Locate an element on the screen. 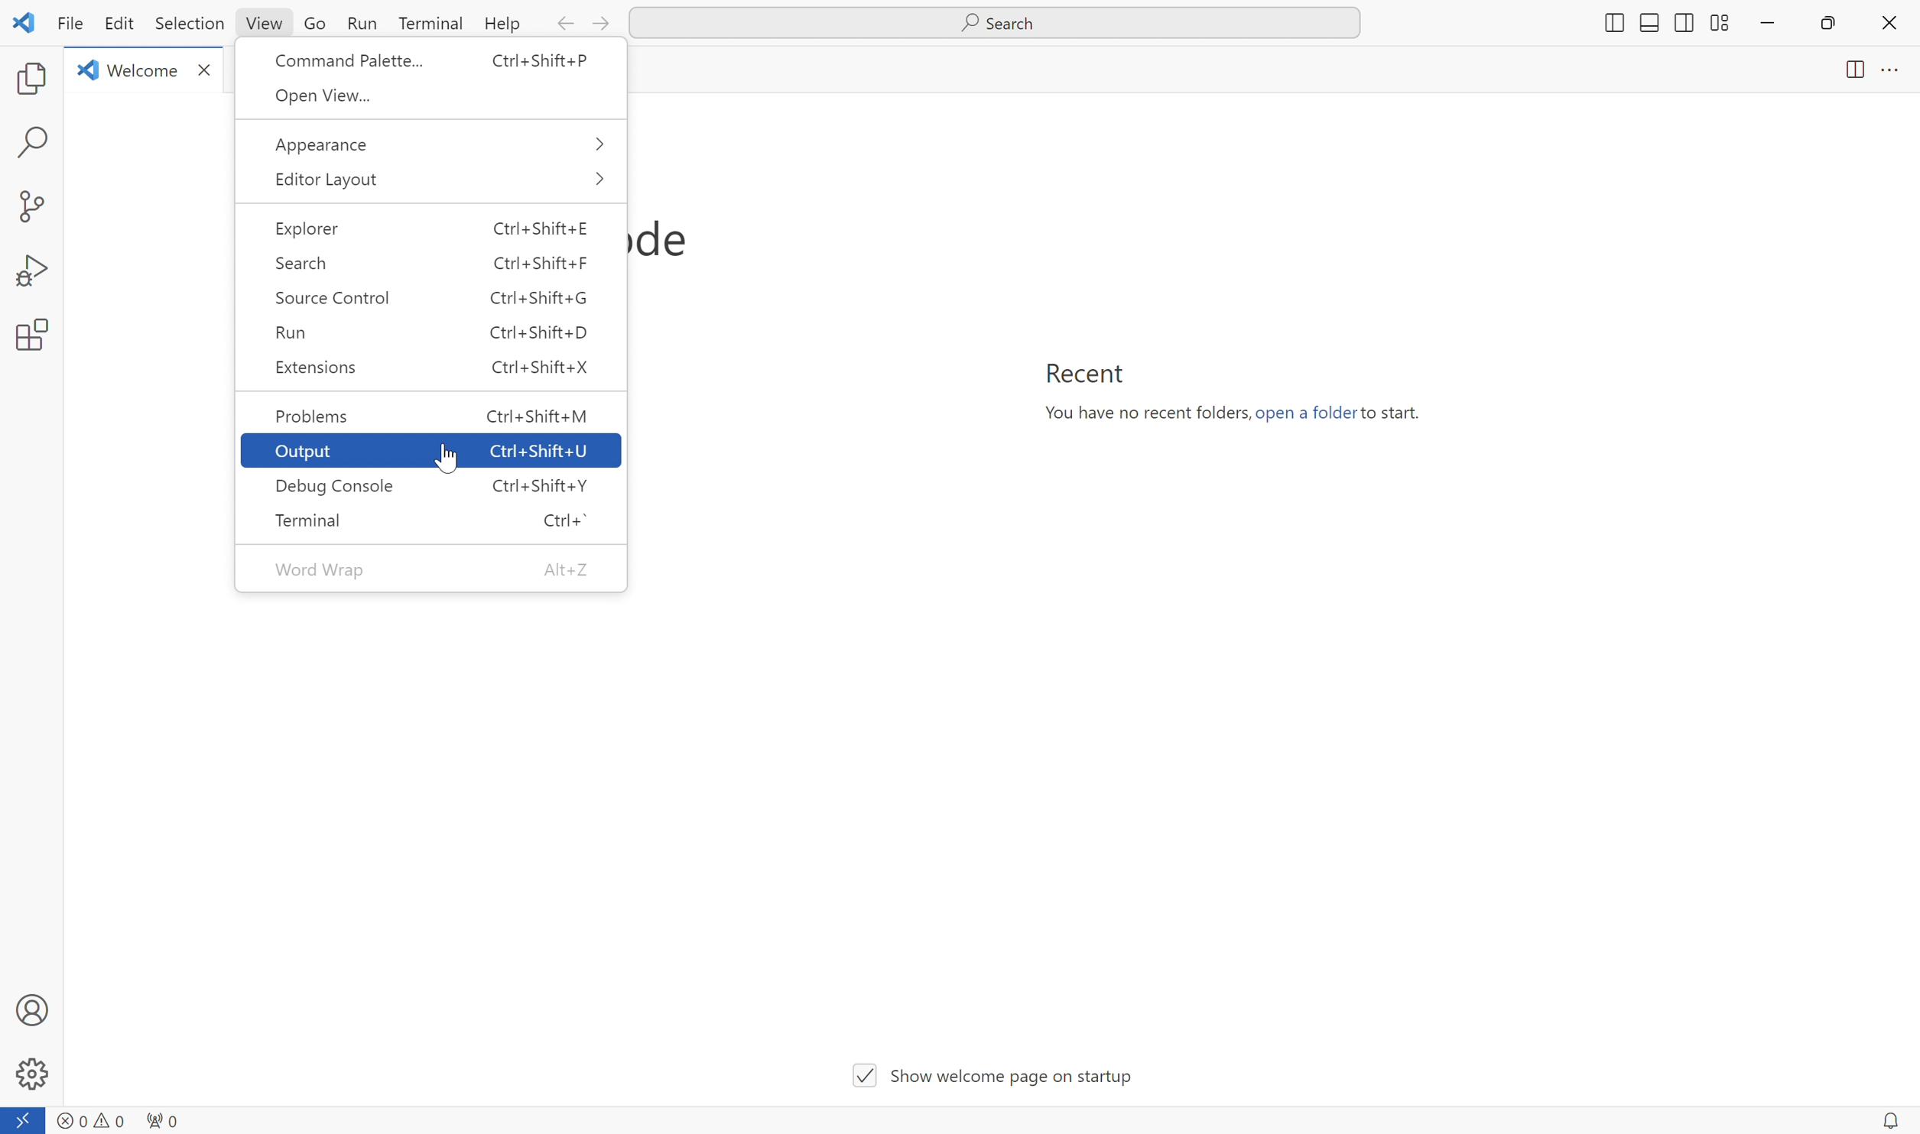 The height and width of the screenshot is (1134, 1920). open view is located at coordinates (432, 95).